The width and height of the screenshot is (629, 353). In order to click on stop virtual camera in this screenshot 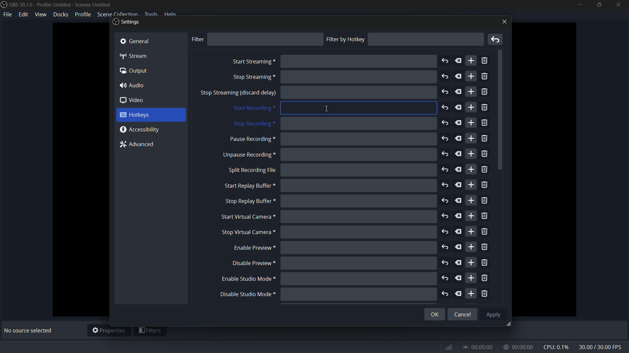, I will do `click(247, 232)`.